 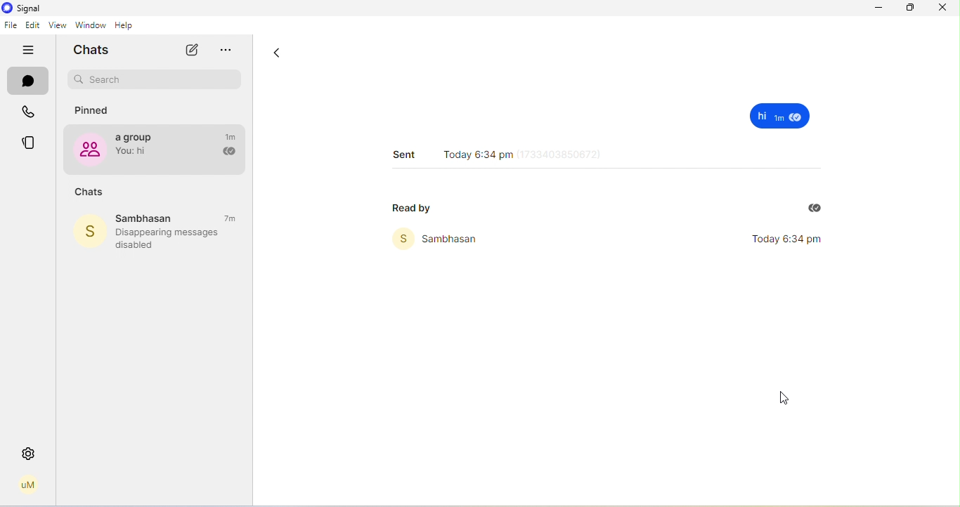 What do you see at coordinates (90, 25) in the screenshot?
I see `window` at bounding box center [90, 25].